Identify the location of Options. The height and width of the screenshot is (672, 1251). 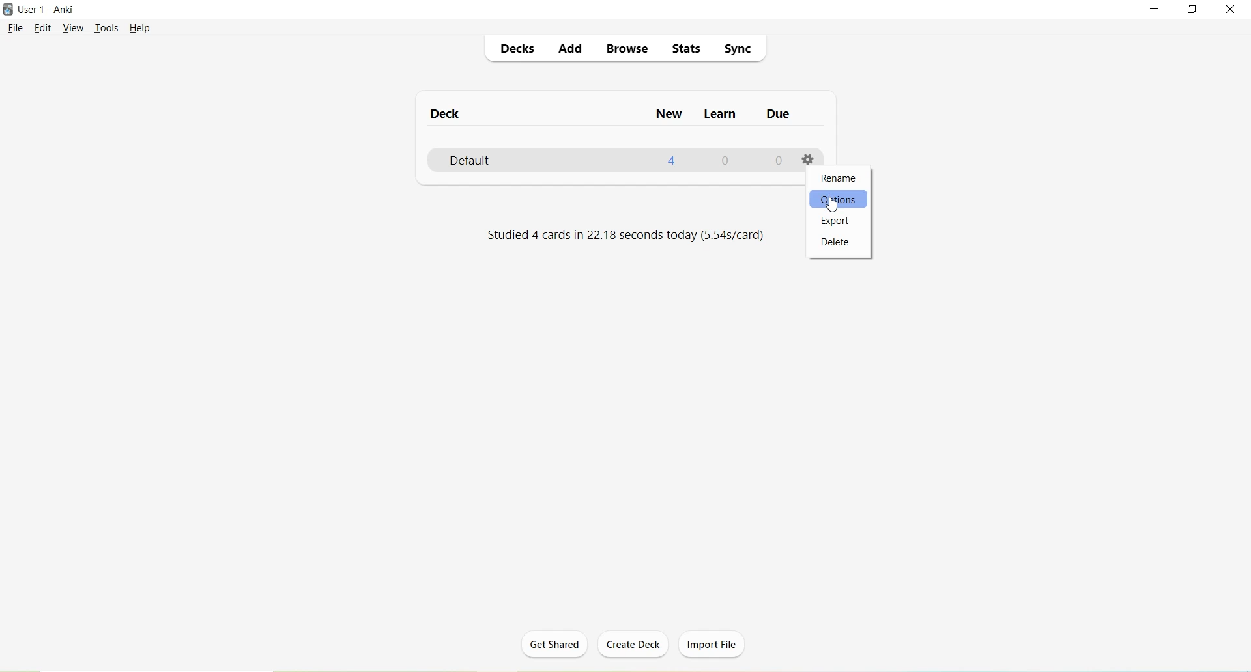
(839, 199).